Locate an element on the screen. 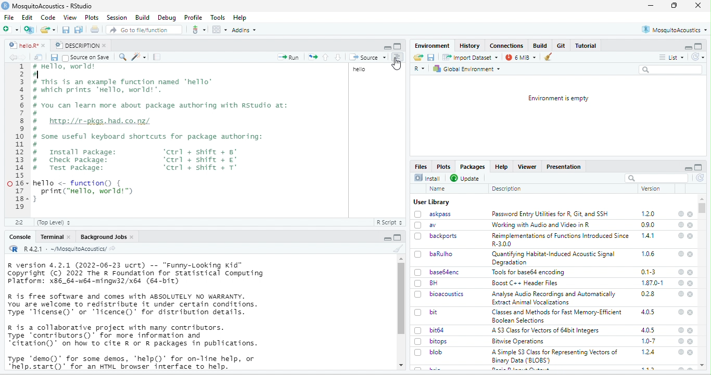  R is located at coordinates (420, 70).